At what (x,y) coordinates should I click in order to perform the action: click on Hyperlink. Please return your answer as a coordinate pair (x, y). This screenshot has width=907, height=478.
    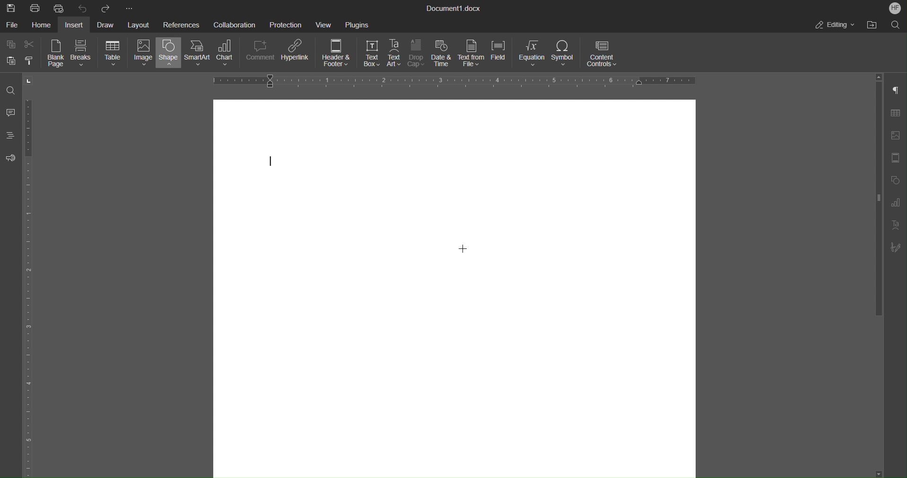
    Looking at the image, I should click on (297, 54).